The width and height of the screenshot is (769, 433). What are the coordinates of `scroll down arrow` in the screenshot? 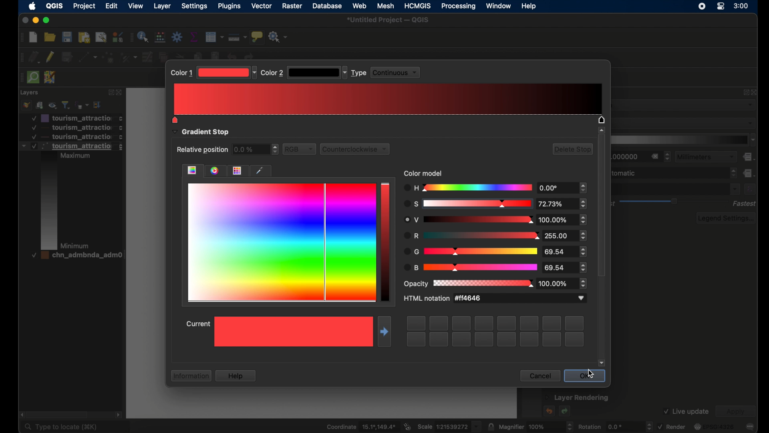 It's located at (602, 363).